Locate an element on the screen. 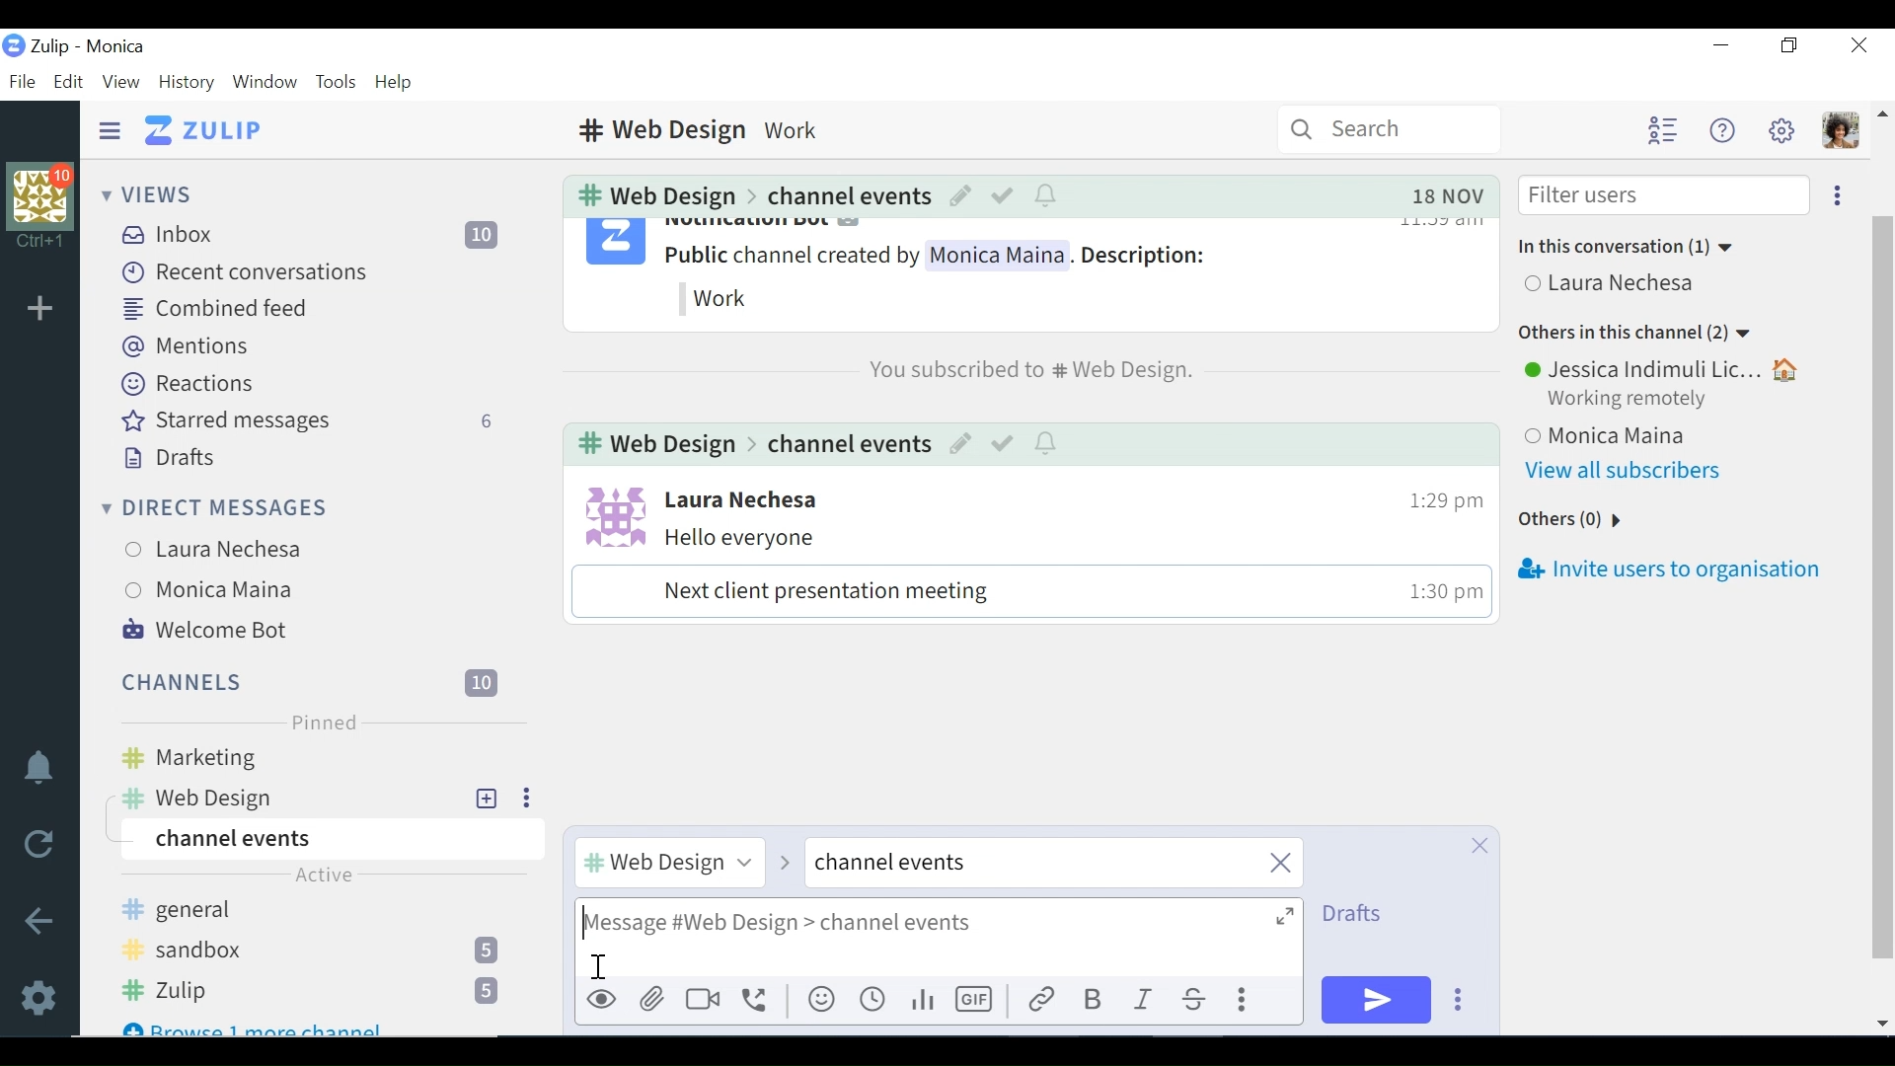 This screenshot has height=1066, width=1895. Welcome Bot is located at coordinates (205, 630).